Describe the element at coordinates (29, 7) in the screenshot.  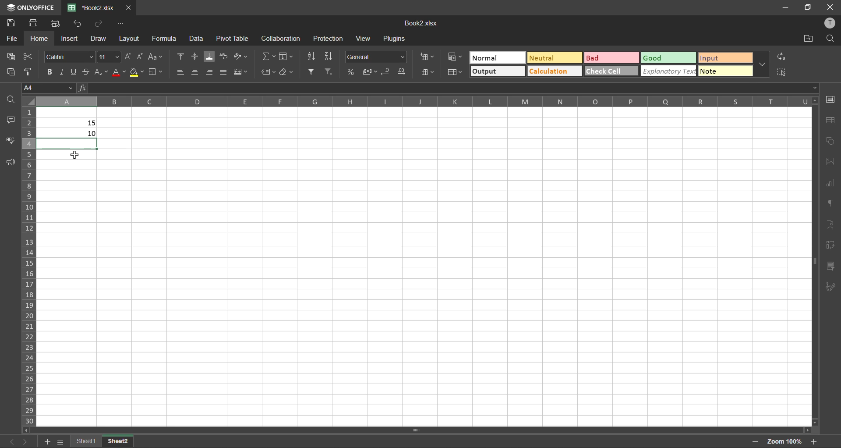
I see `only office` at that location.